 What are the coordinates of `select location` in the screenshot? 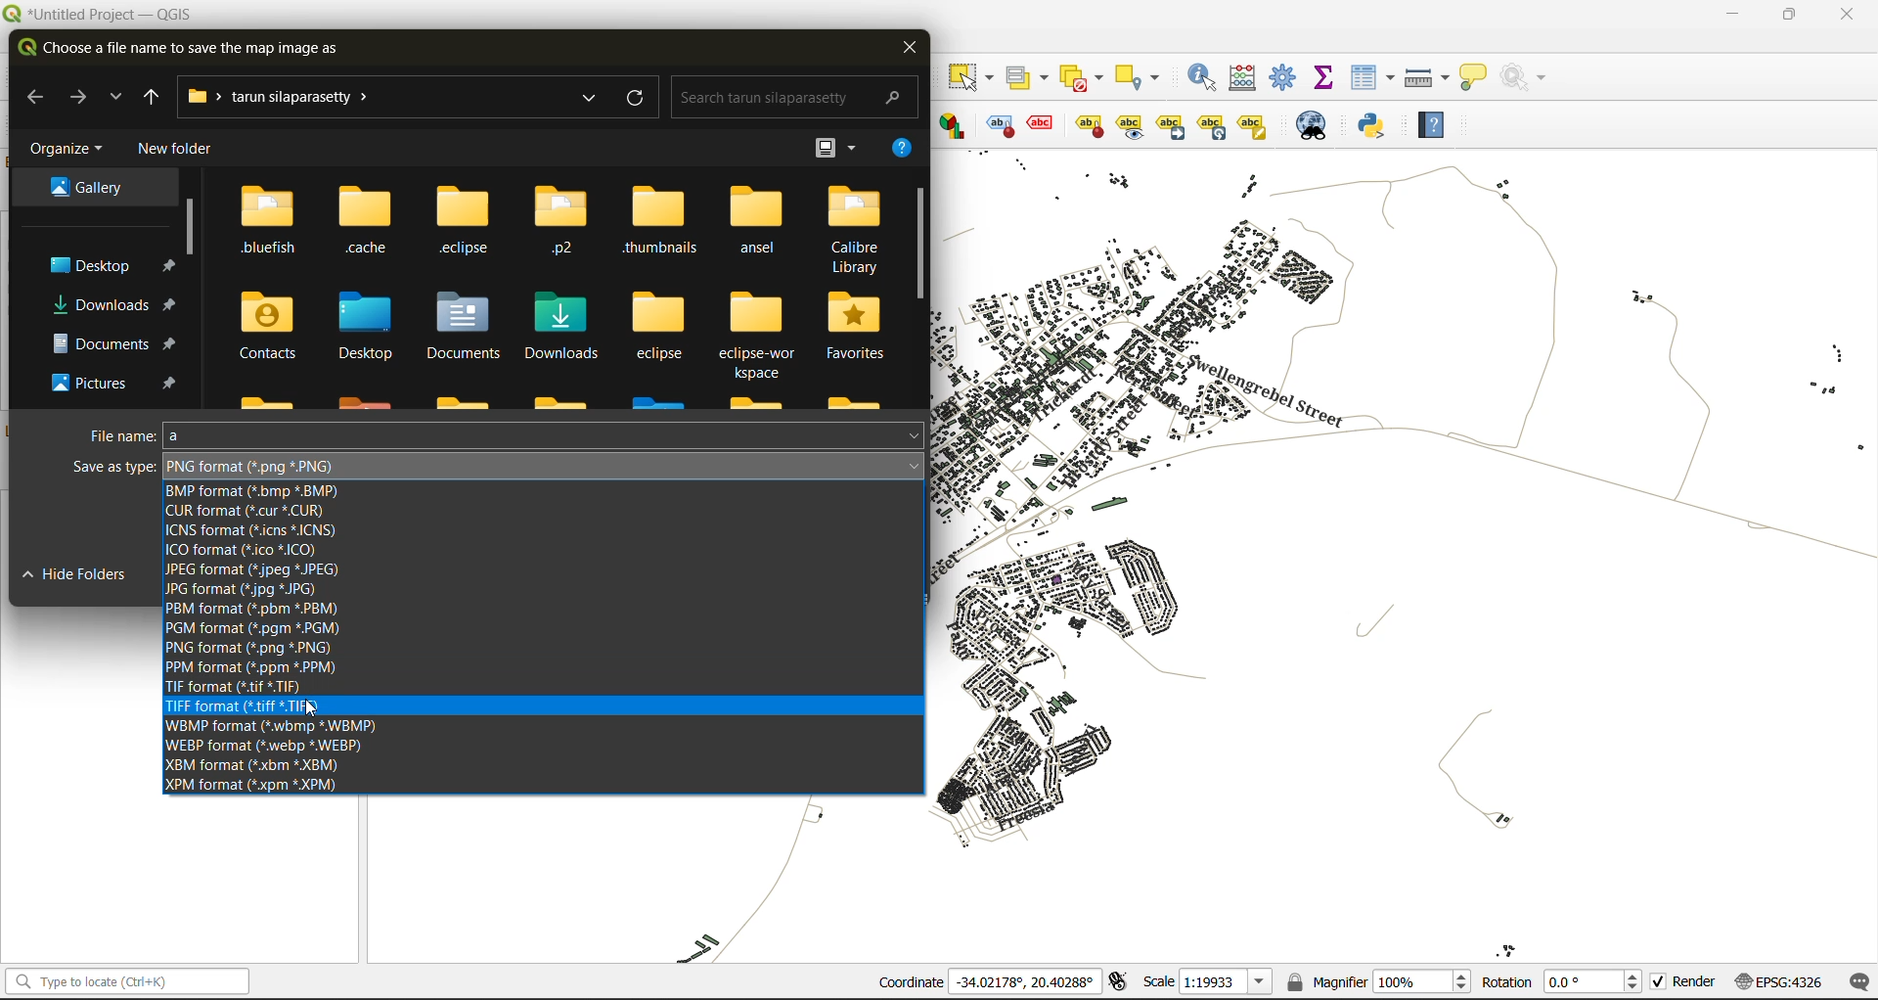 It's located at (1144, 76).